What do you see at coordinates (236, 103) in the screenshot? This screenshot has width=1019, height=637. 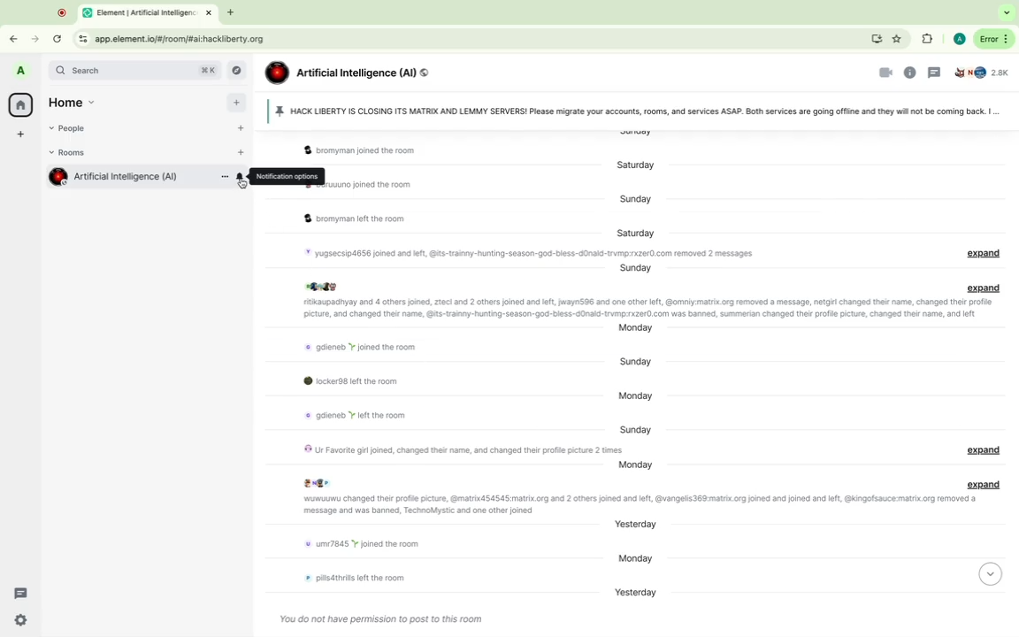 I see `Add` at bounding box center [236, 103].